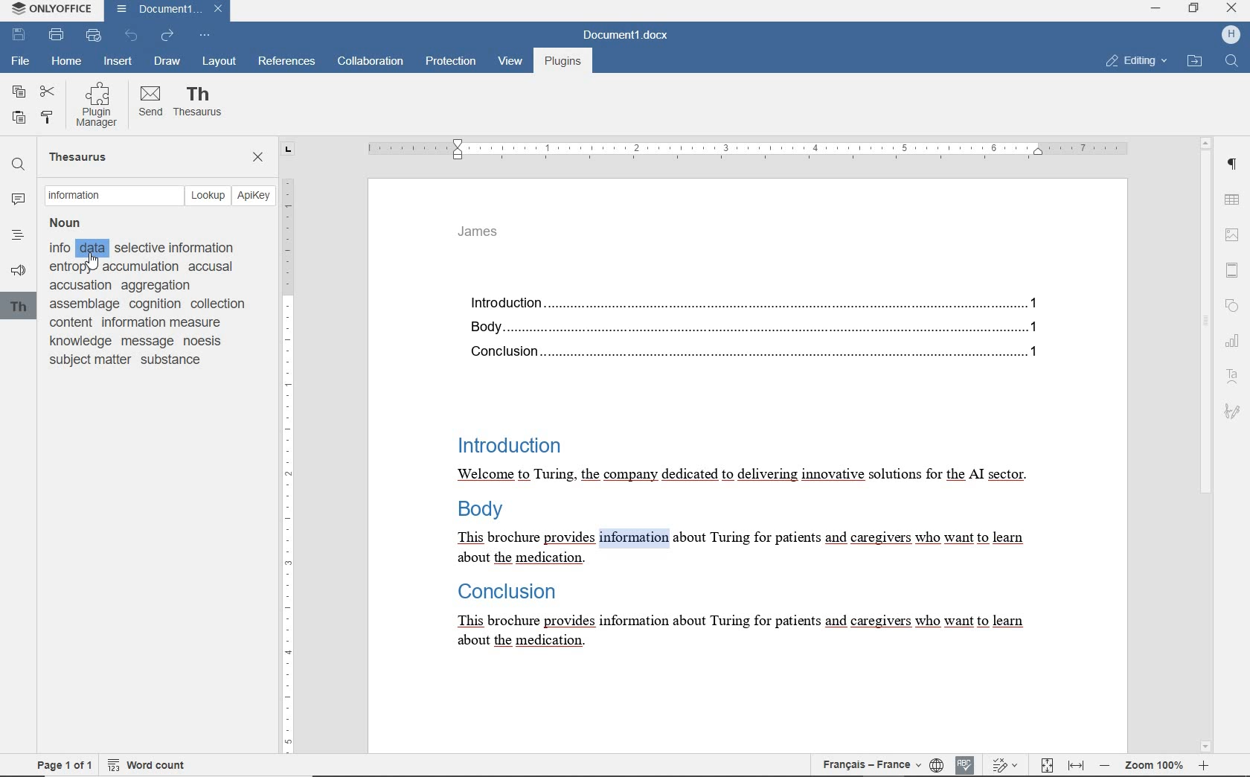  I want to click on TEXT FIELD, so click(112, 195).